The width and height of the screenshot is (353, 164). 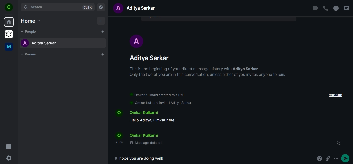 I want to click on create a space, so click(x=9, y=59).